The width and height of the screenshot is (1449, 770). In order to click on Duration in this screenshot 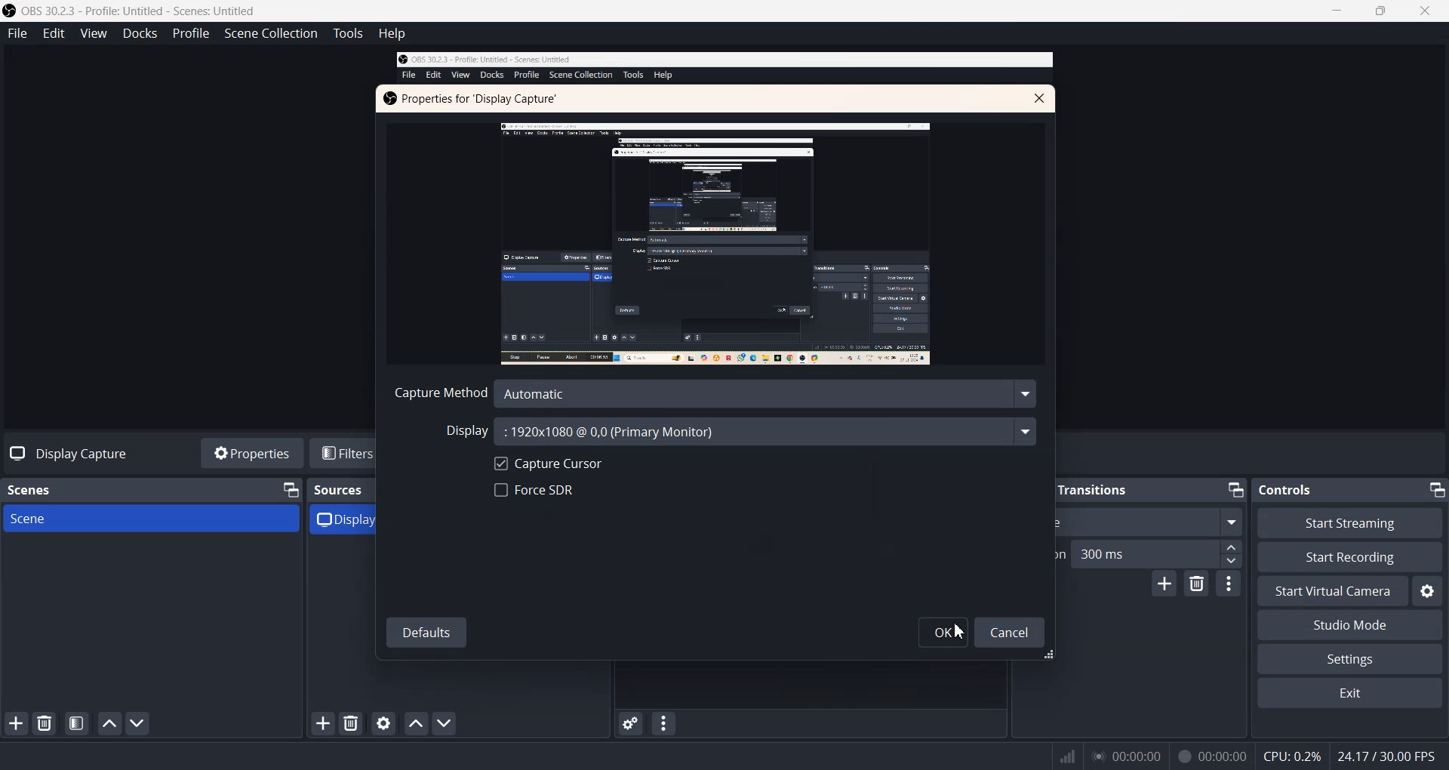, I will do `click(1152, 553)`.